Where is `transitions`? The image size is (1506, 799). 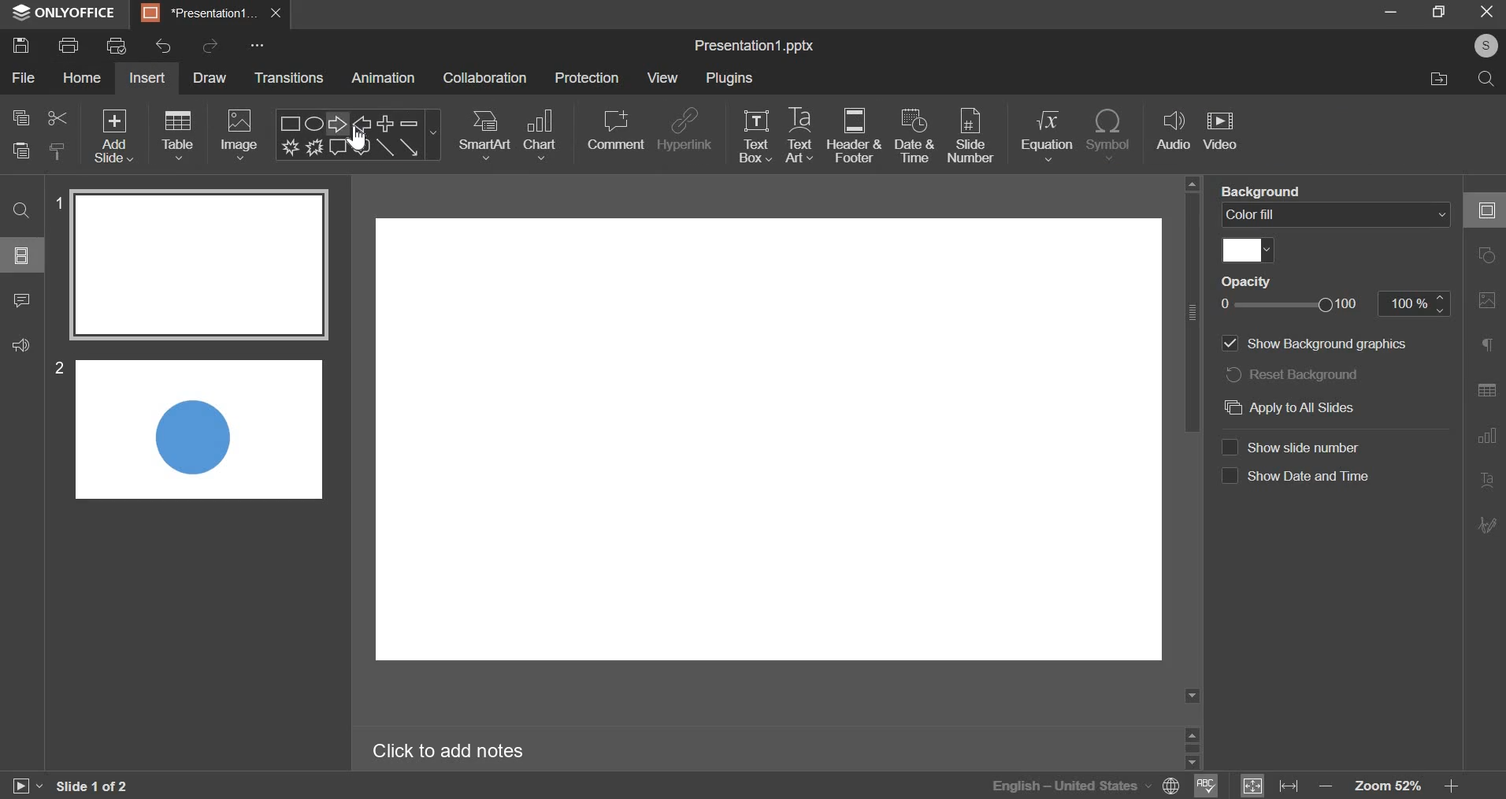 transitions is located at coordinates (286, 76).